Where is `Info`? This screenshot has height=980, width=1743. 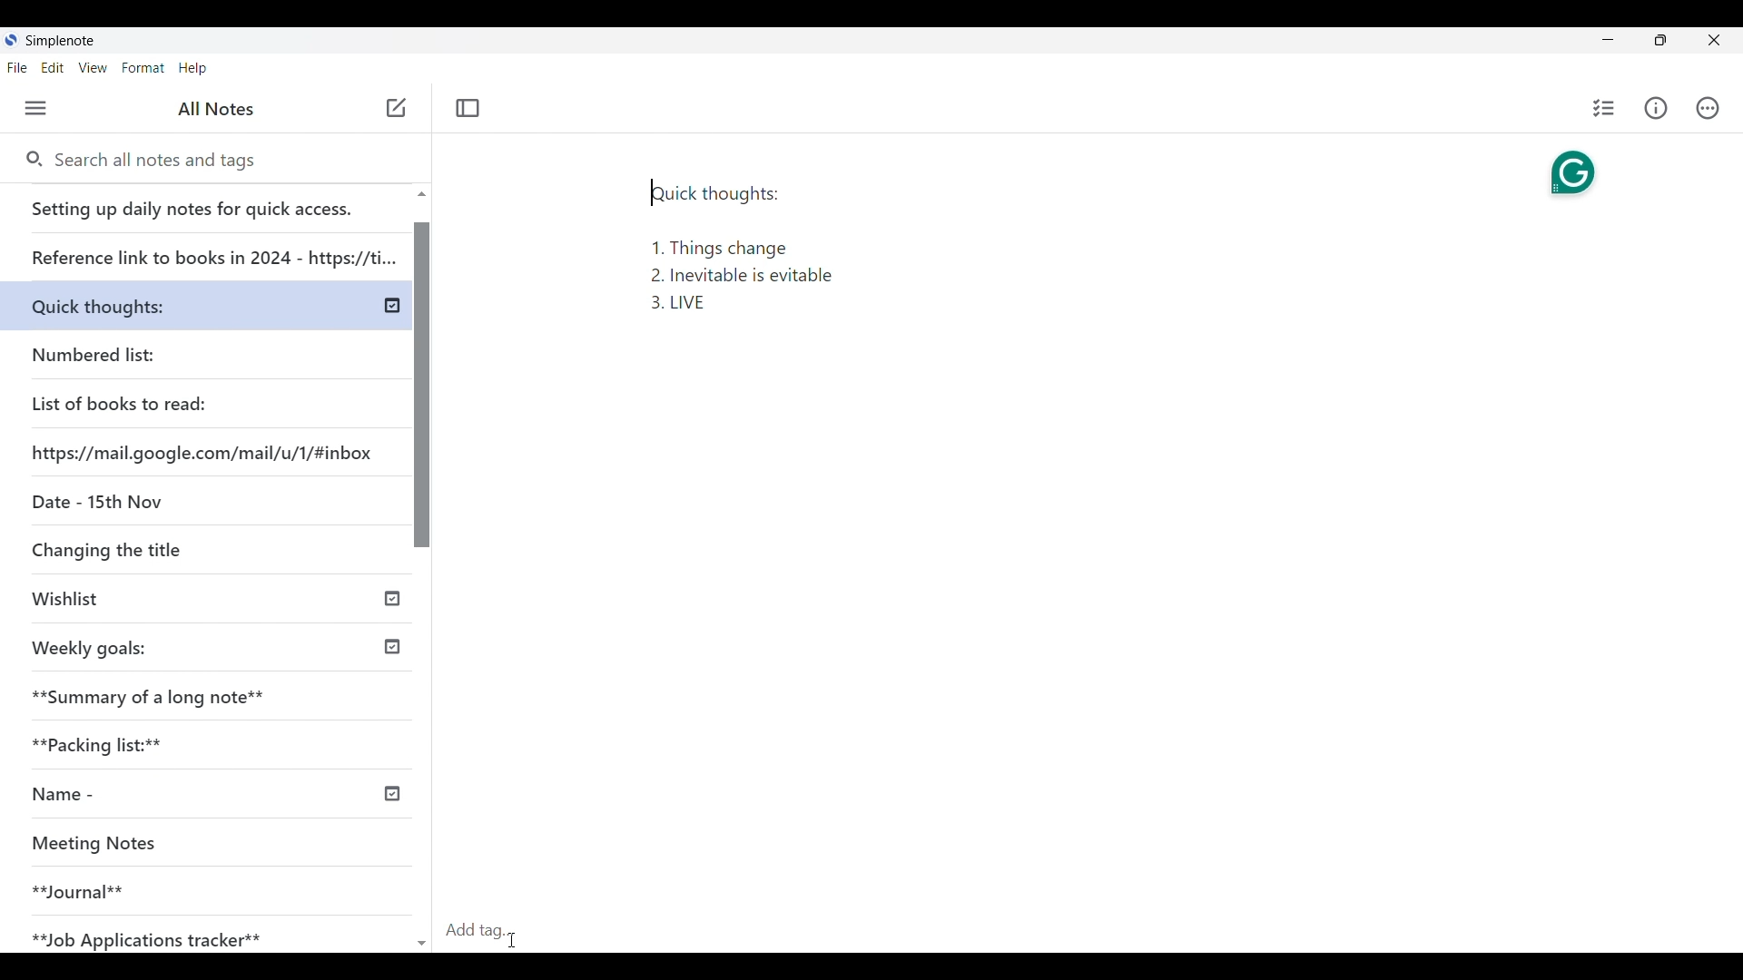
Info is located at coordinates (1655, 109).